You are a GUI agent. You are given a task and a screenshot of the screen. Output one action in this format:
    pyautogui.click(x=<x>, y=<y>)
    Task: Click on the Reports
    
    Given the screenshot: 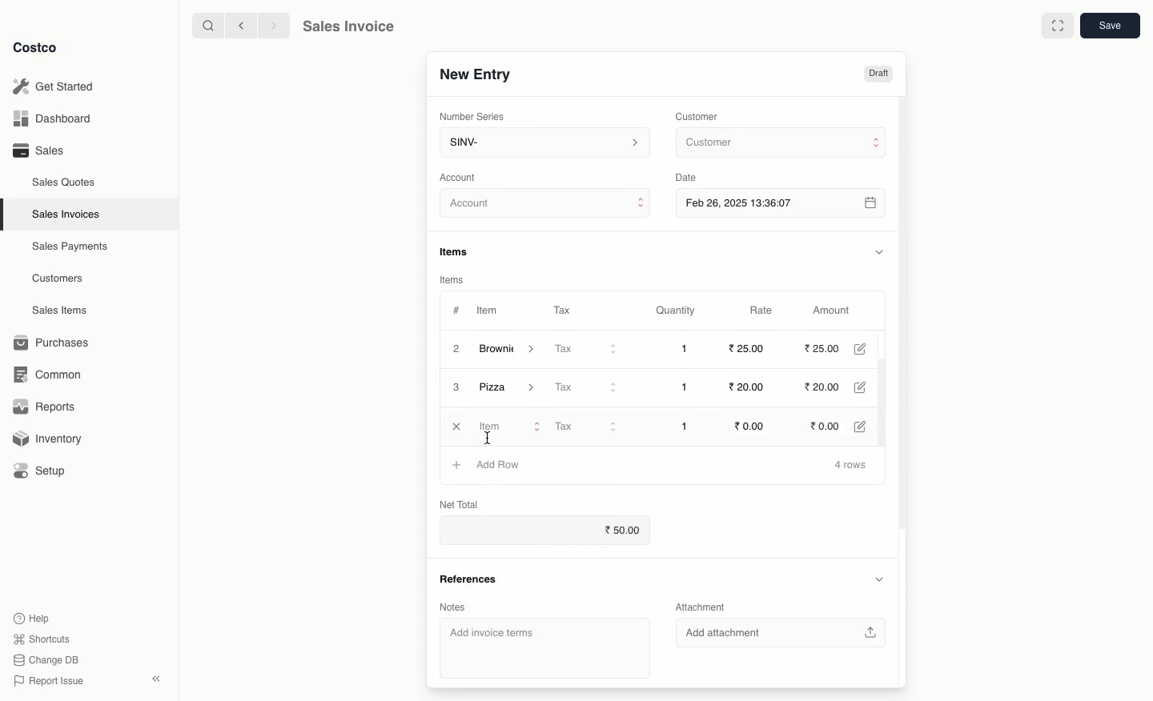 What is the action you would take?
    pyautogui.click(x=45, y=408)
    